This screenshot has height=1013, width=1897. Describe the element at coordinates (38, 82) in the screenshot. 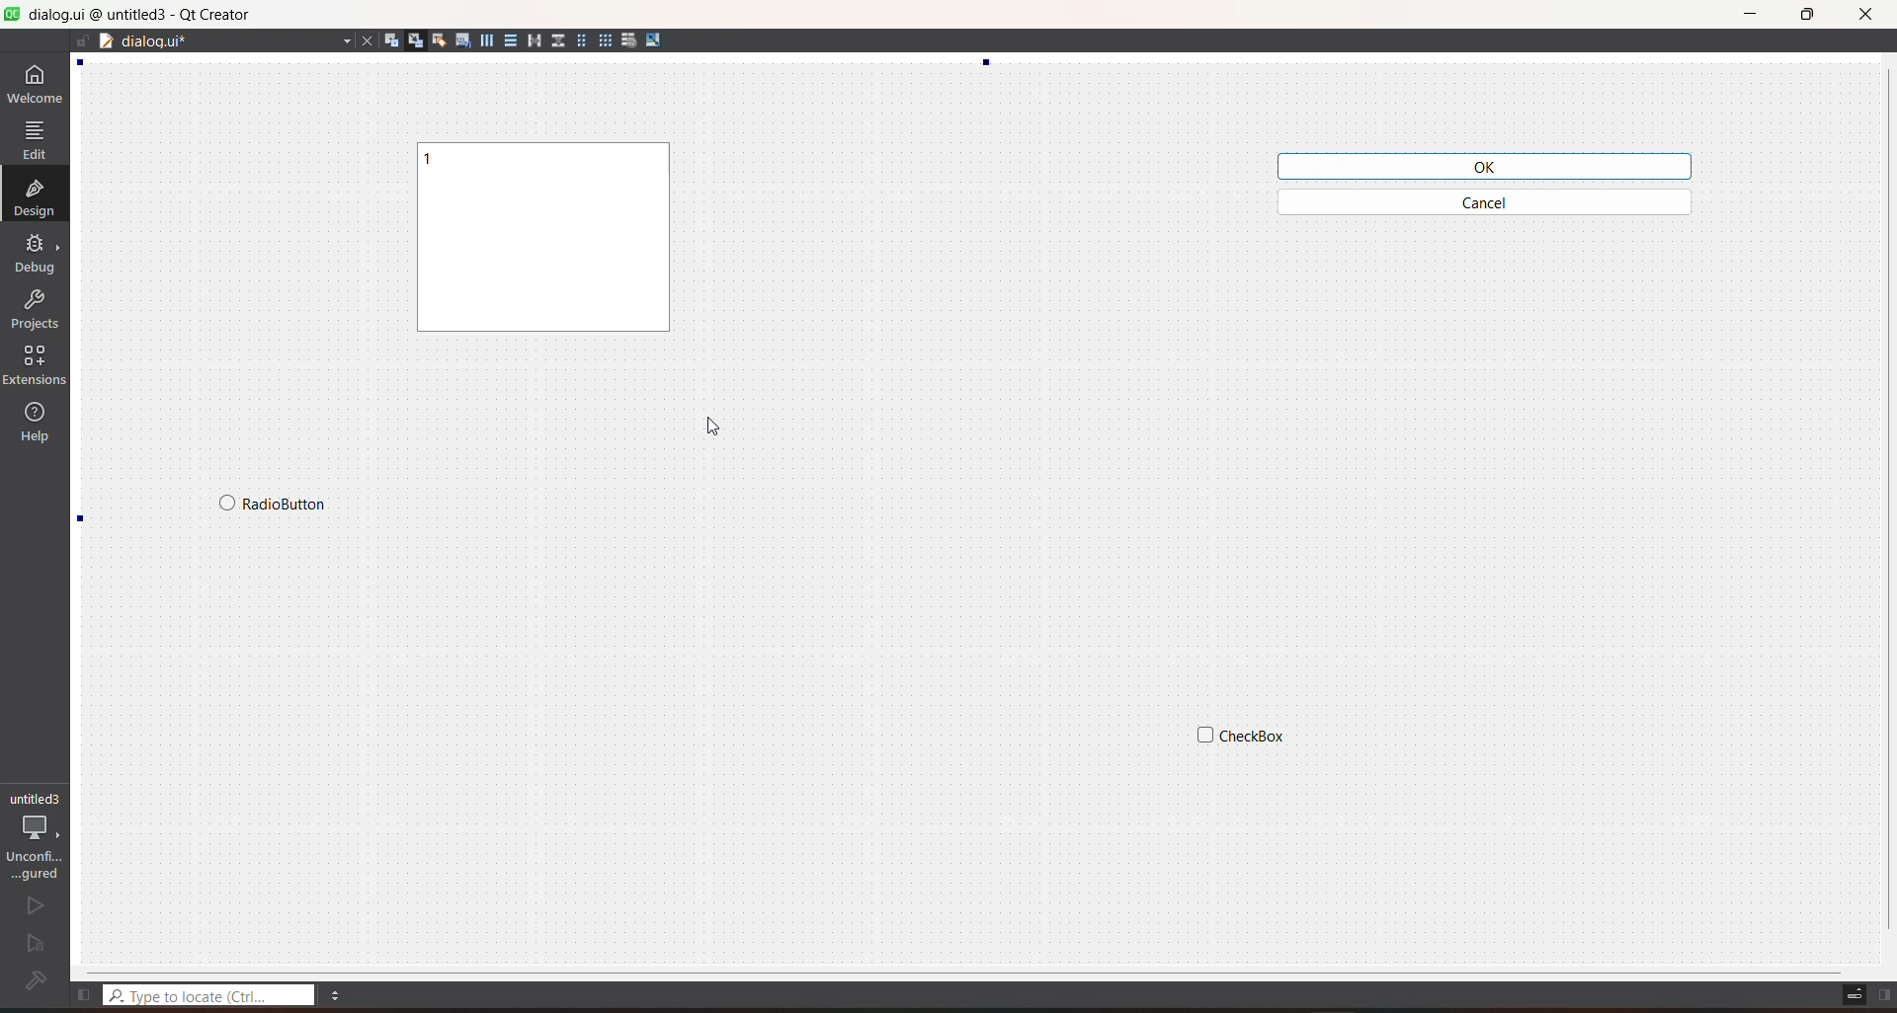

I see `welcome` at that location.